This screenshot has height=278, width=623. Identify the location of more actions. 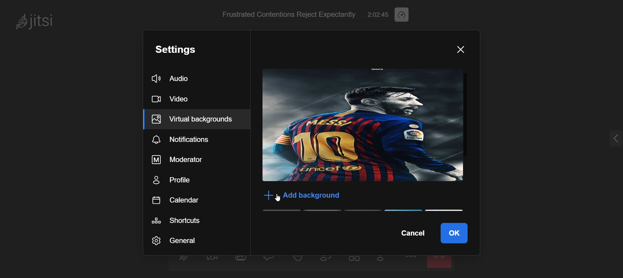
(411, 261).